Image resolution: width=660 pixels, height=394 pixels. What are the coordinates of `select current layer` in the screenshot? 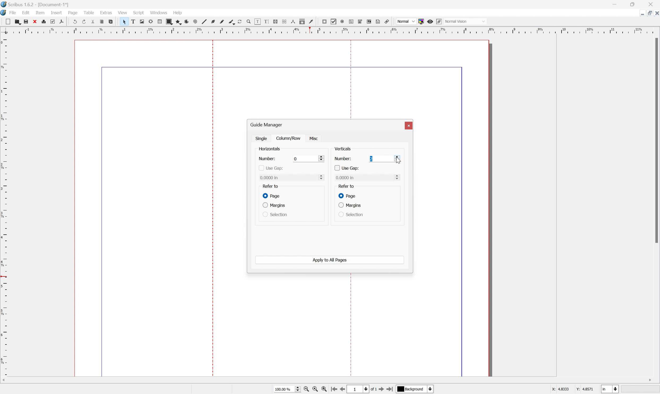 It's located at (414, 389).